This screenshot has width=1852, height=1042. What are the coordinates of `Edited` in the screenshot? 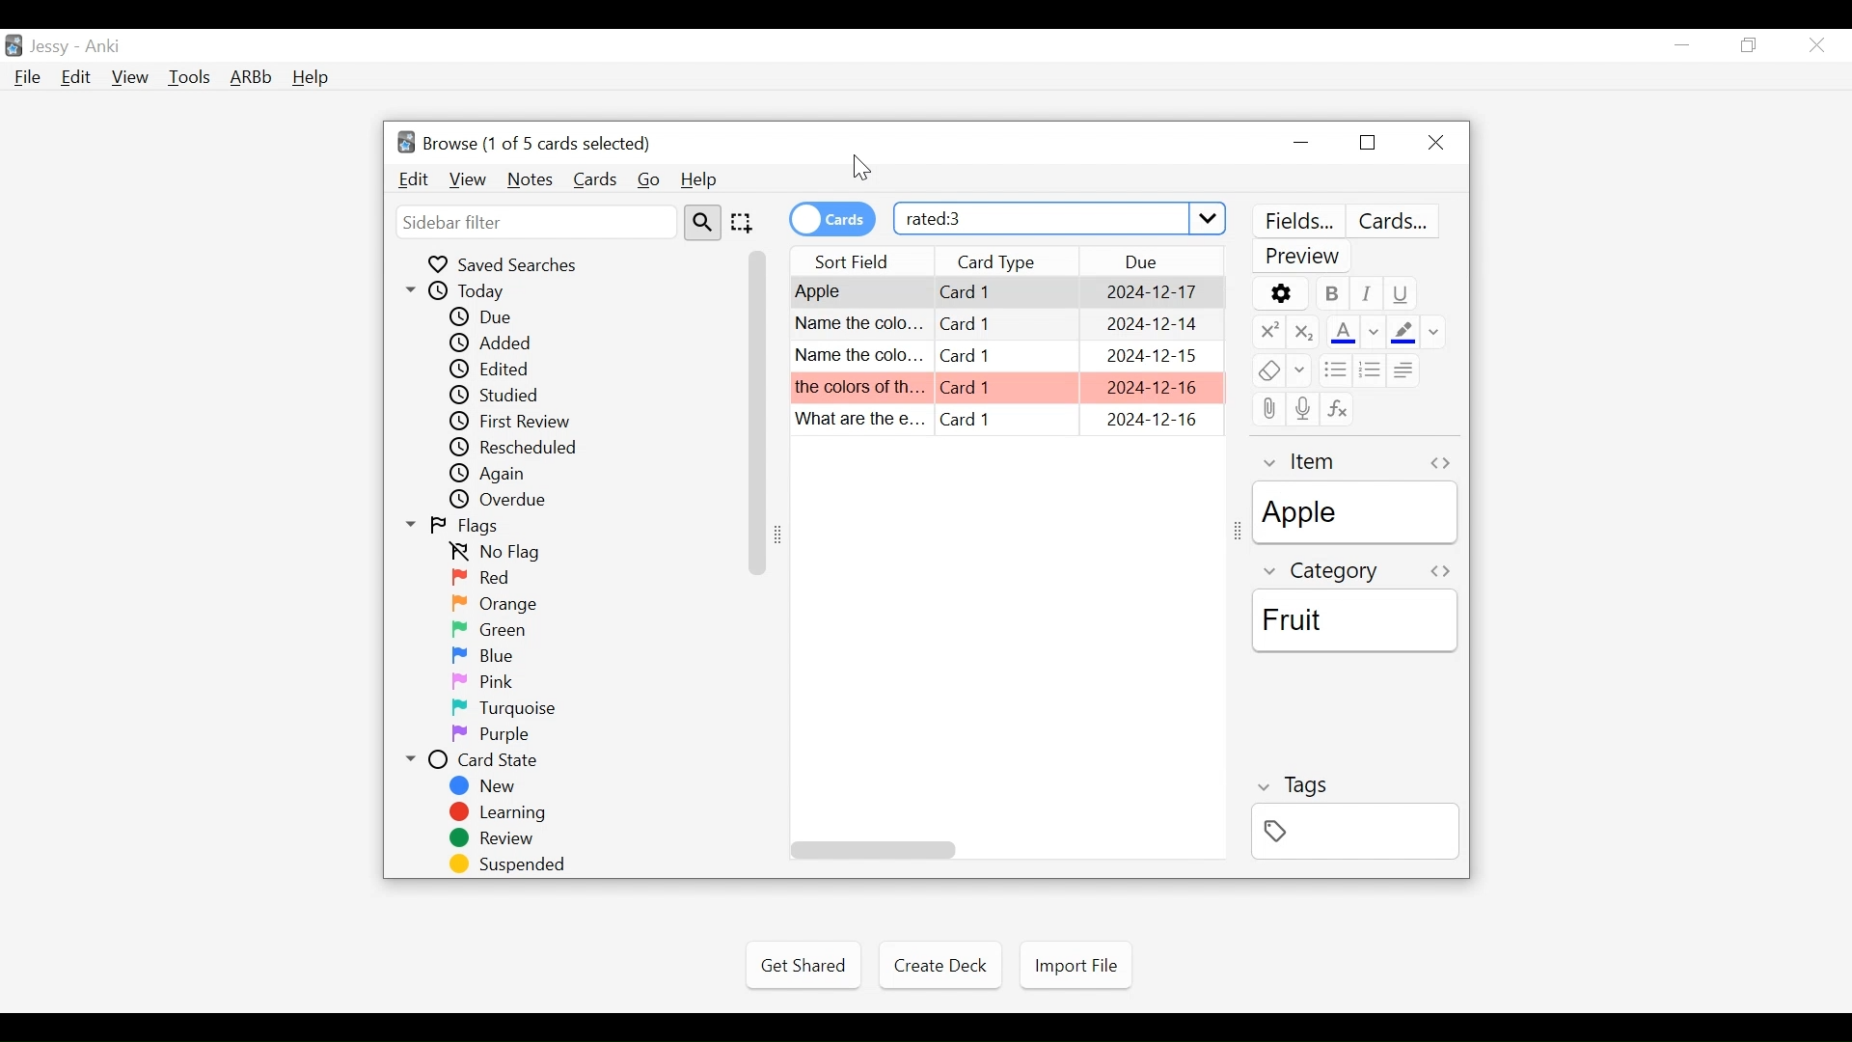 It's located at (499, 369).